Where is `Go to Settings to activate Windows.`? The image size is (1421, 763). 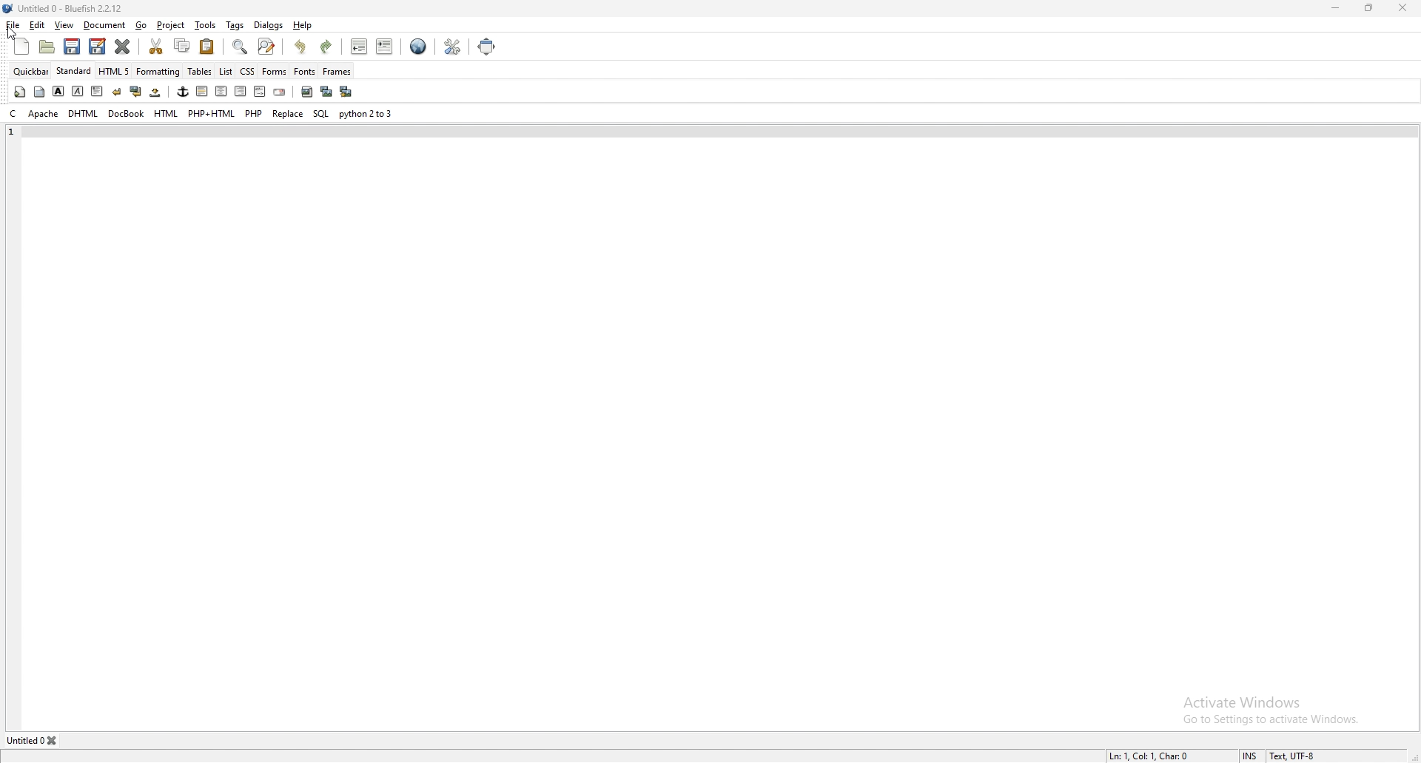
Go to Settings to activate Windows. is located at coordinates (1274, 721).